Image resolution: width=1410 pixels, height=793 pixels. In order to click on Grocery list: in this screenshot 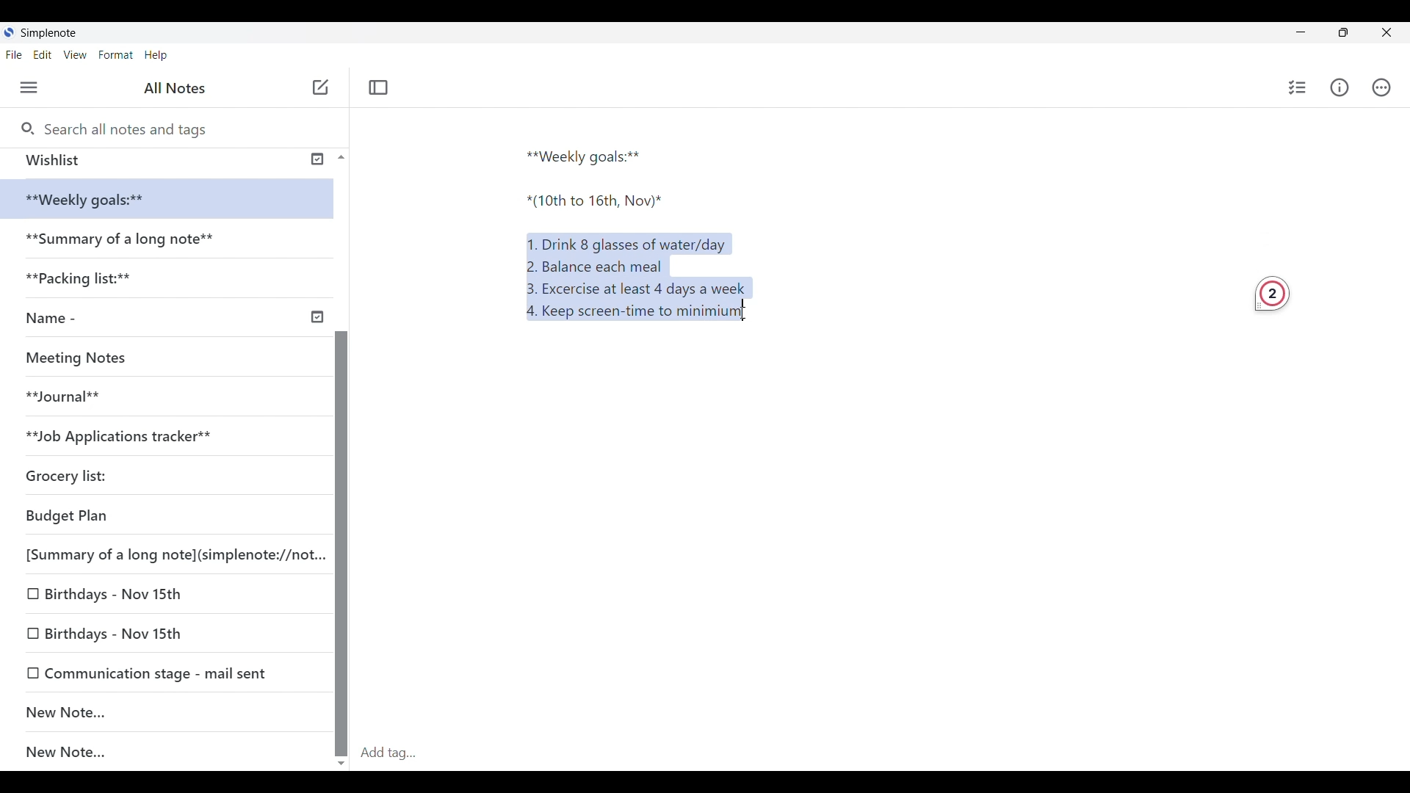, I will do `click(89, 471)`.